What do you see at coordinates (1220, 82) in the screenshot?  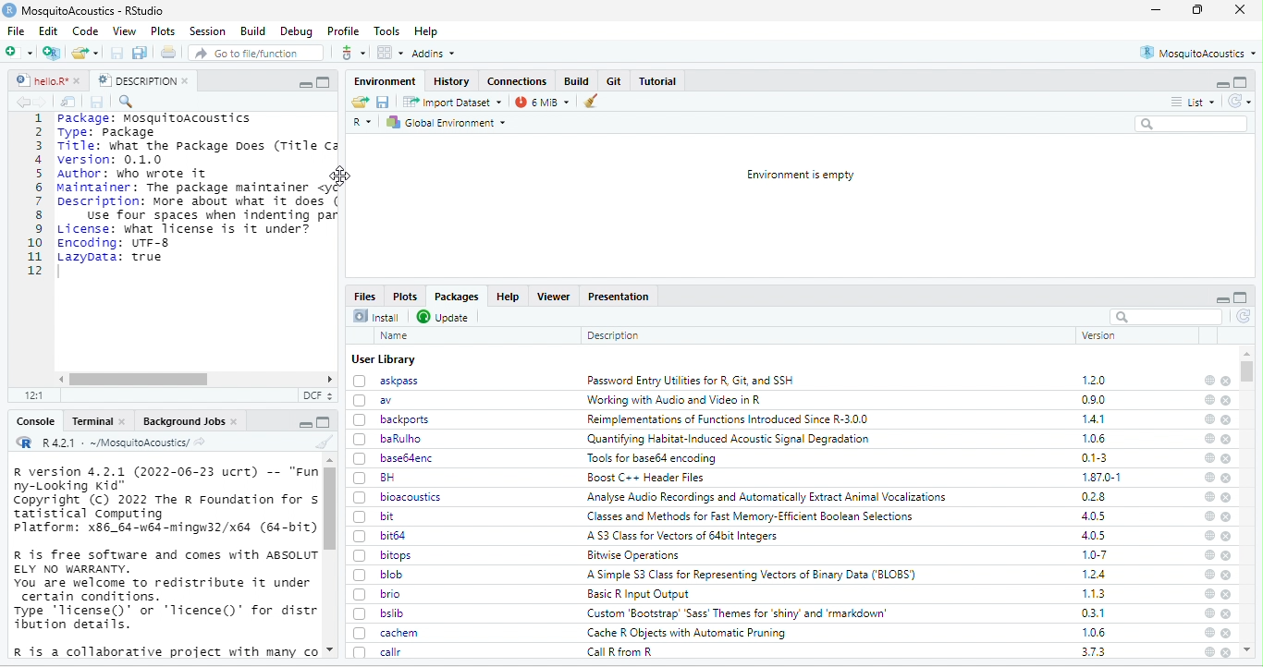 I see `minimize` at bounding box center [1220, 82].